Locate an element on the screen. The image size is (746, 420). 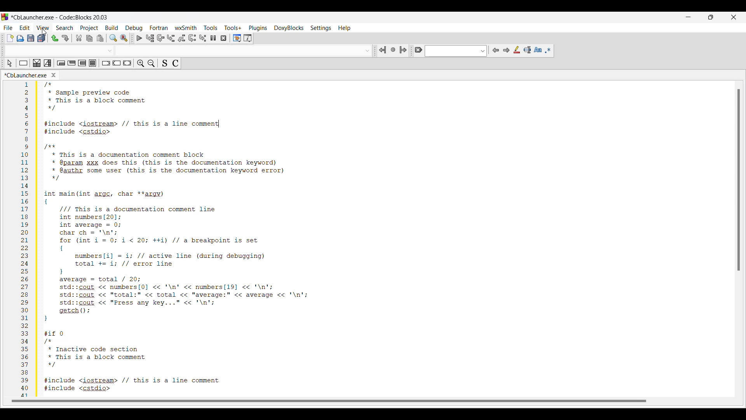
Decision is located at coordinates (37, 63).